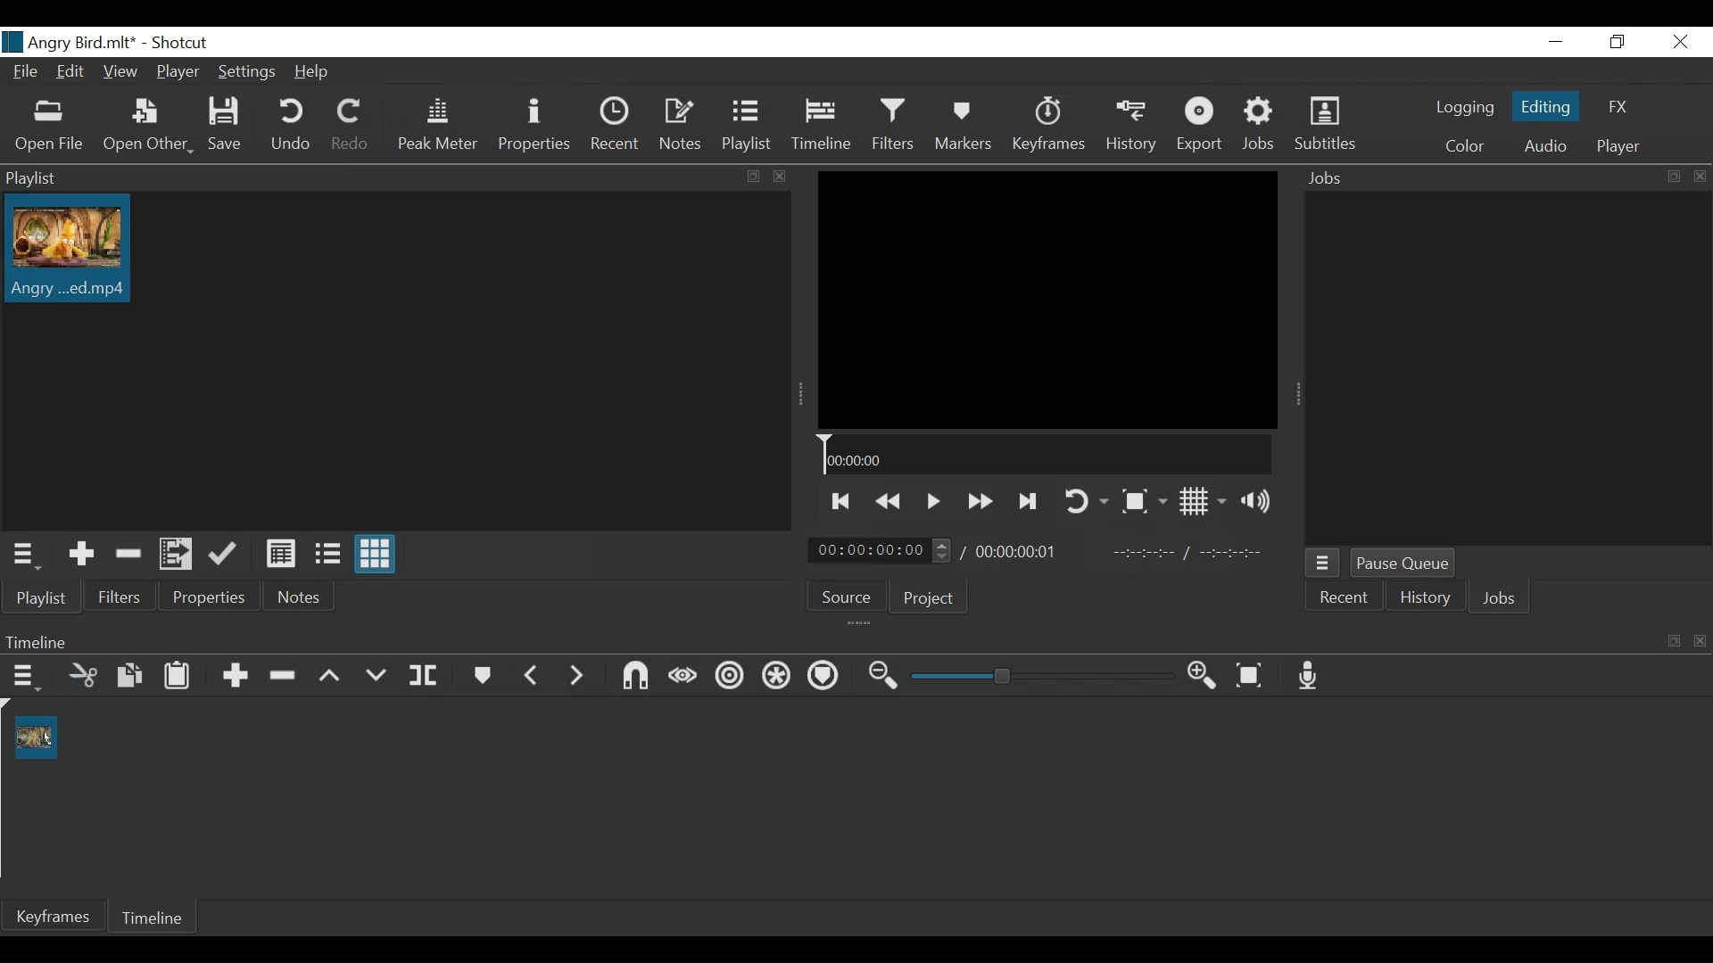 Image resolution: width=1713 pixels, height=963 pixels. I want to click on View as icons, so click(377, 555).